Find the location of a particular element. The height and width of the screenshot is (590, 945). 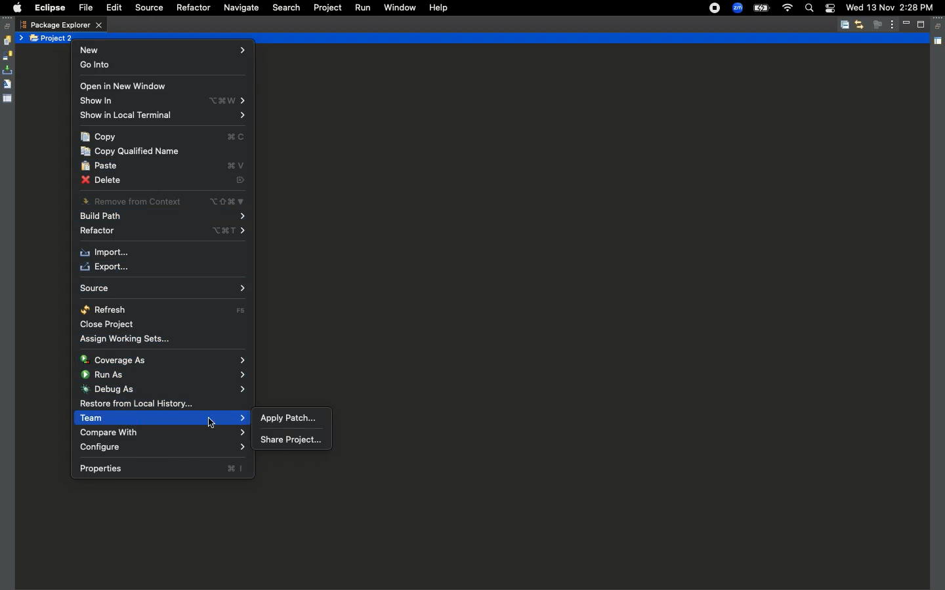

Show in is located at coordinates (165, 101).